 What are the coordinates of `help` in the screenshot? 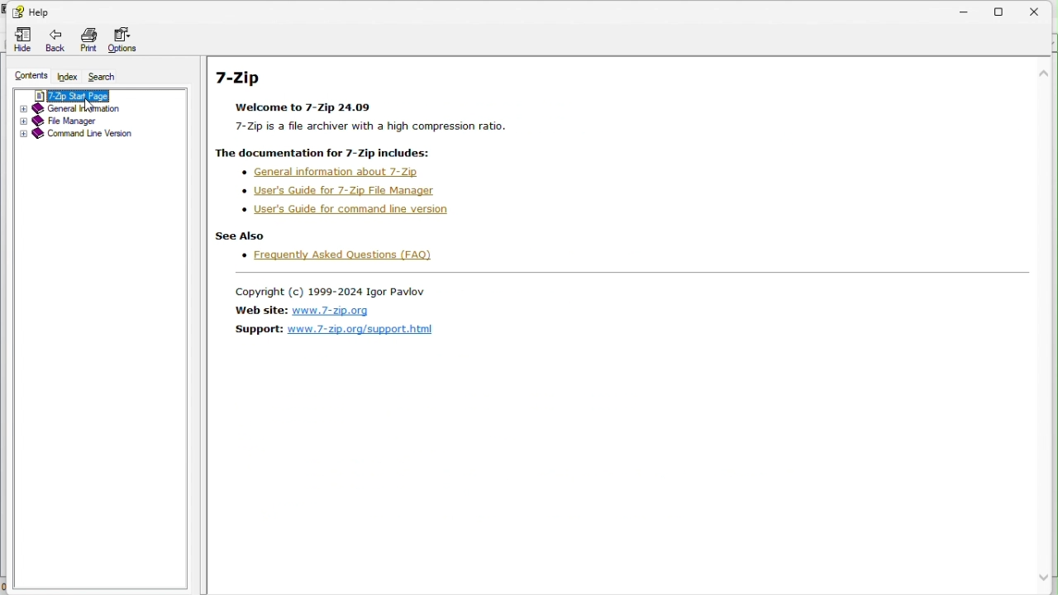 It's located at (30, 11).